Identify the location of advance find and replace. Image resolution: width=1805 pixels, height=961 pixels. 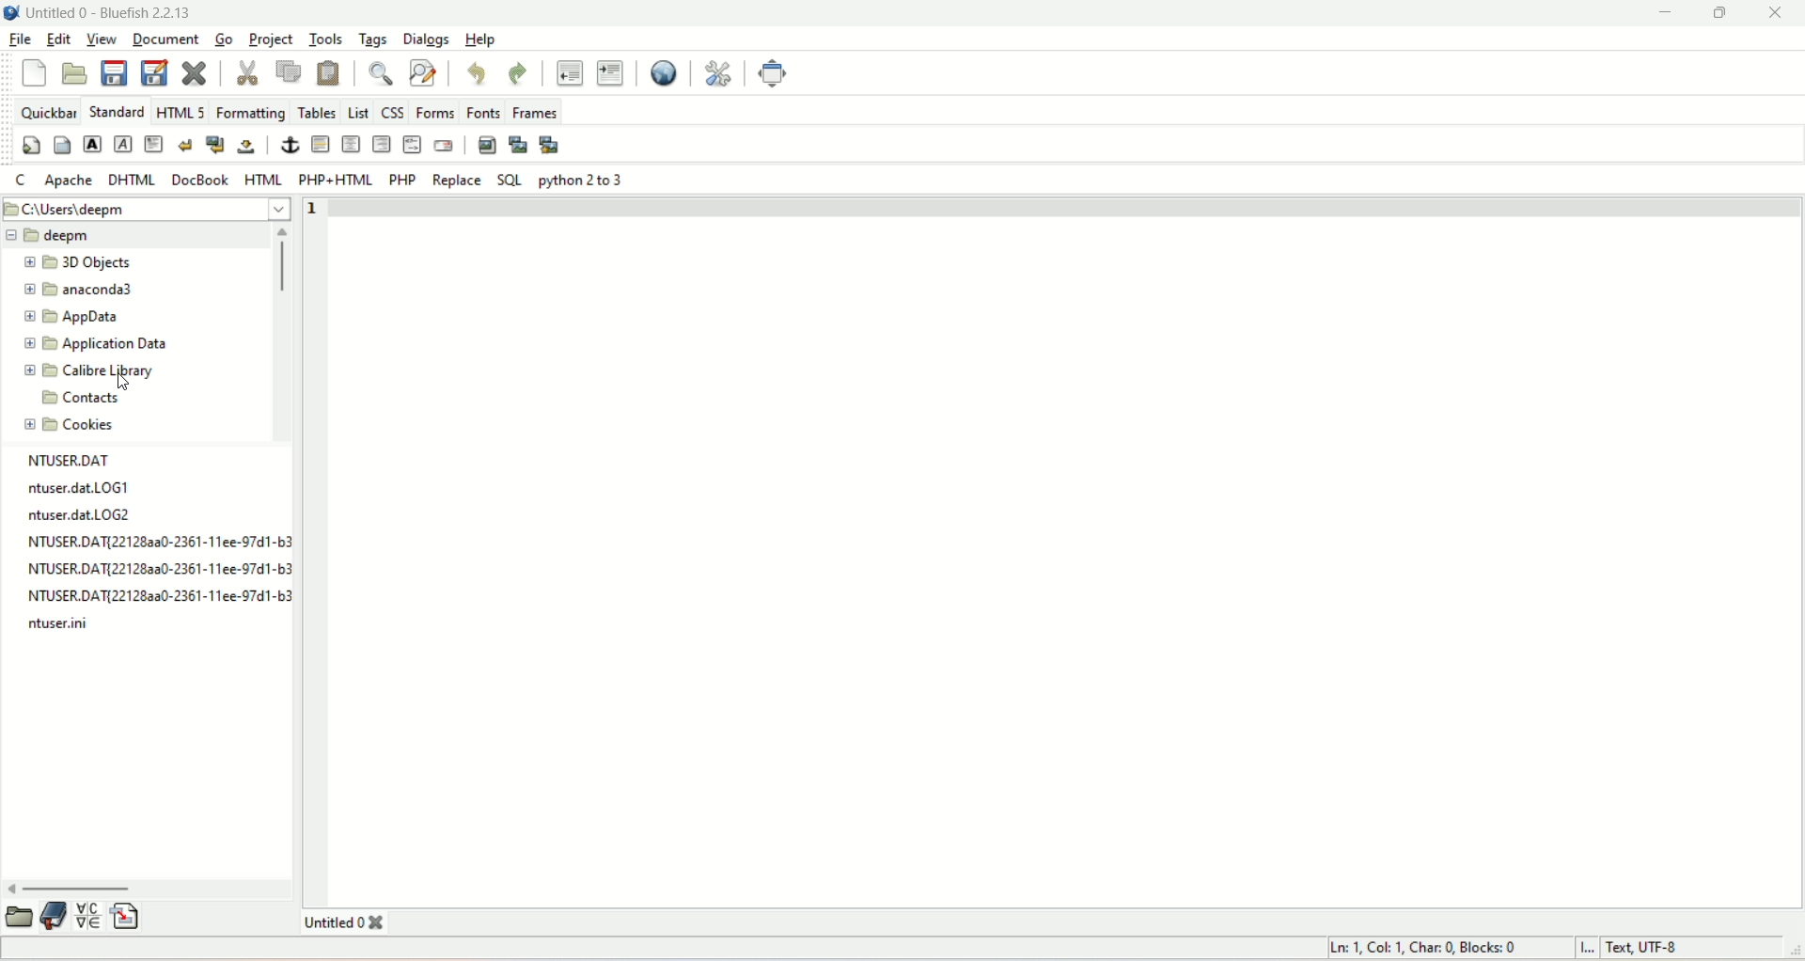
(424, 74).